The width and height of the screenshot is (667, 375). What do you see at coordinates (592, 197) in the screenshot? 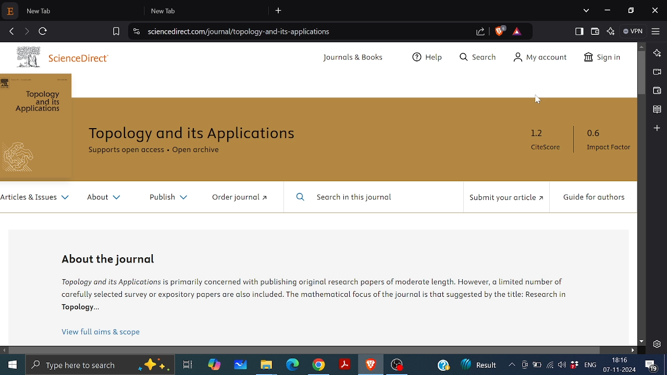
I see `Guide for authors` at bounding box center [592, 197].